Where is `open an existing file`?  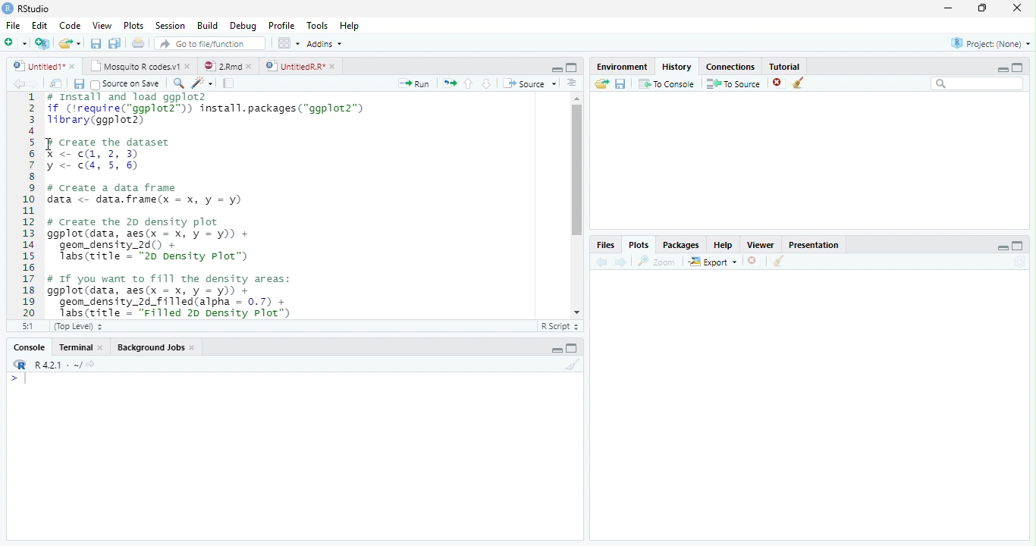
open an existing file is located at coordinates (68, 43).